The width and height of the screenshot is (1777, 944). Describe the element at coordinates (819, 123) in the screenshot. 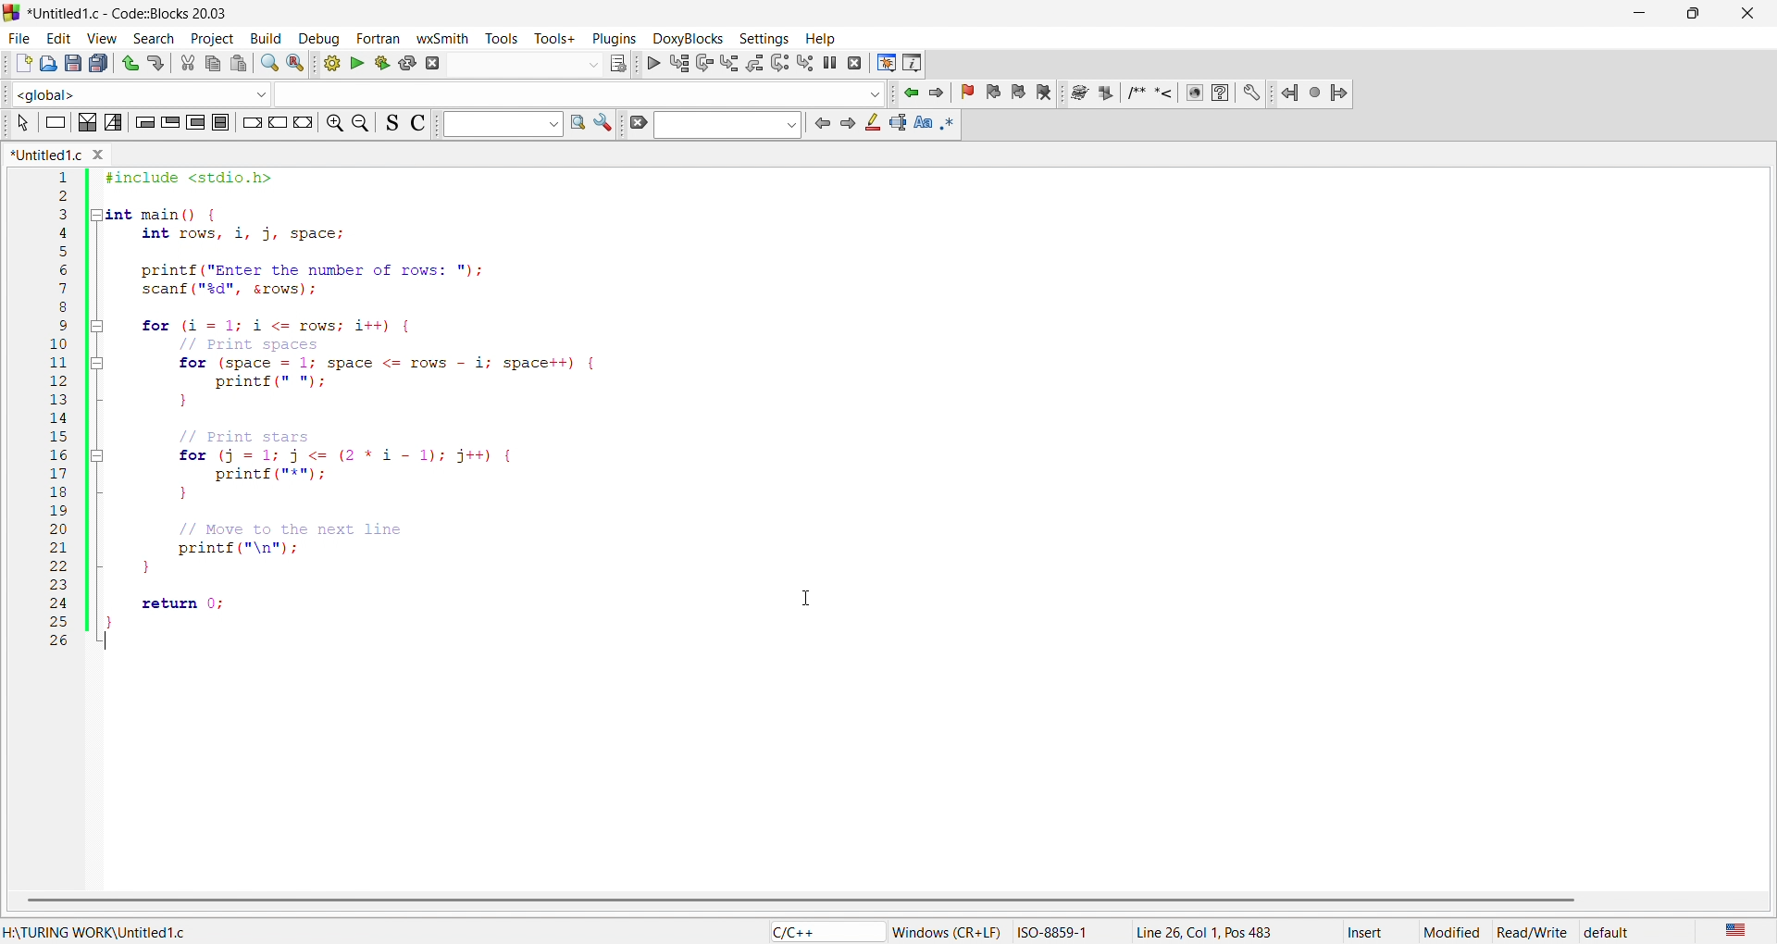

I see `icon` at that location.